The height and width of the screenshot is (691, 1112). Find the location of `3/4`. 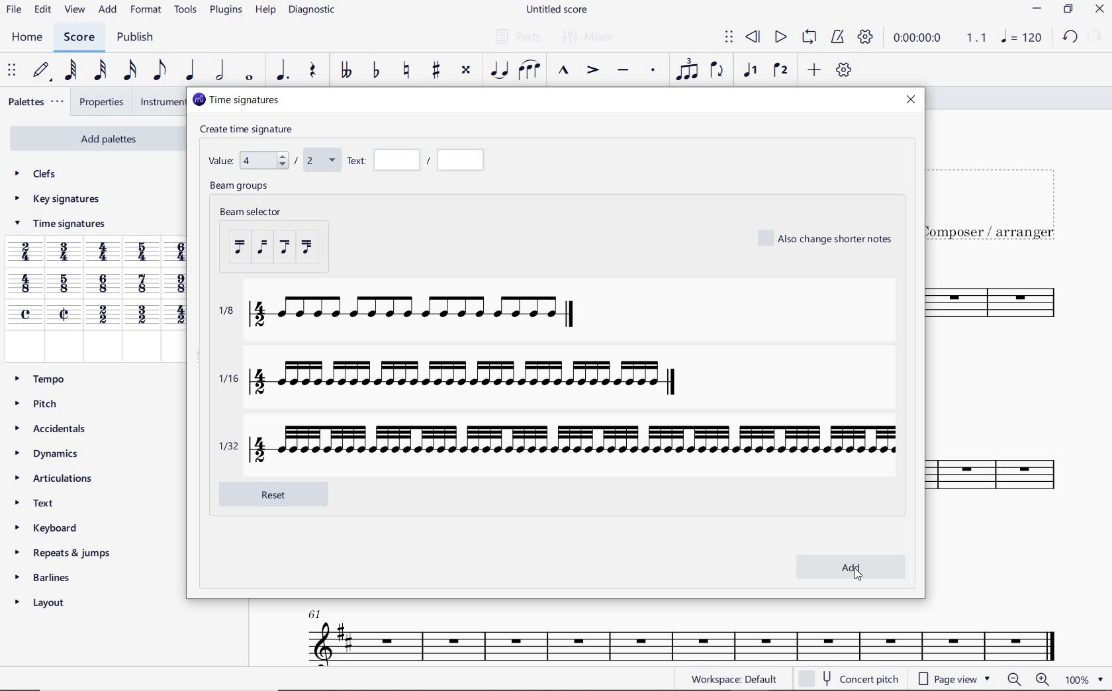

3/4 is located at coordinates (66, 253).